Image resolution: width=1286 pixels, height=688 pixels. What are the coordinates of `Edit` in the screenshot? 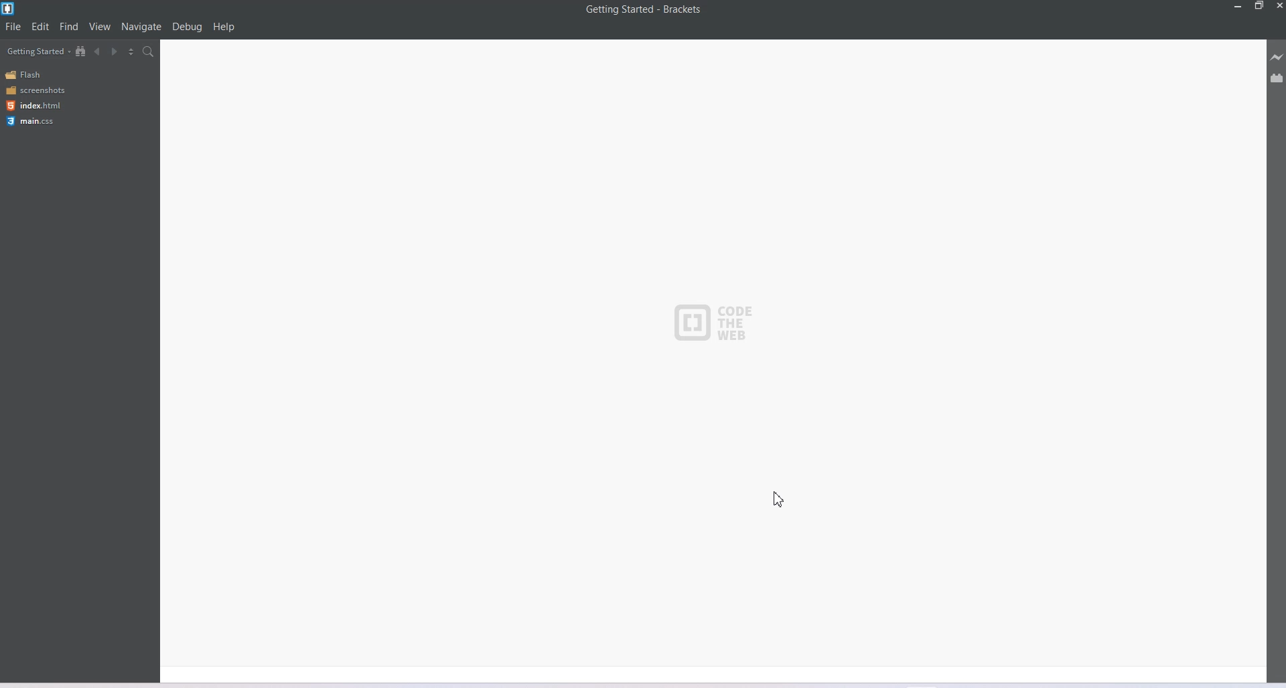 It's located at (40, 27).